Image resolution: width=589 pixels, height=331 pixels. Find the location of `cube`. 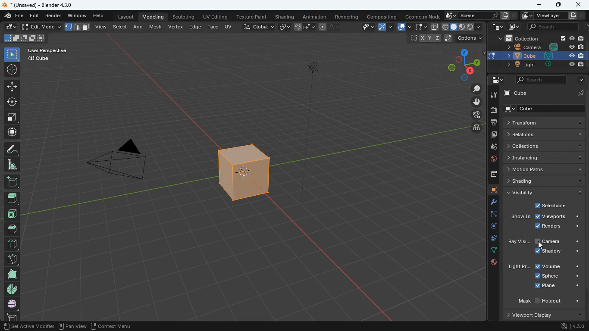

cube is located at coordinates (547, 109).